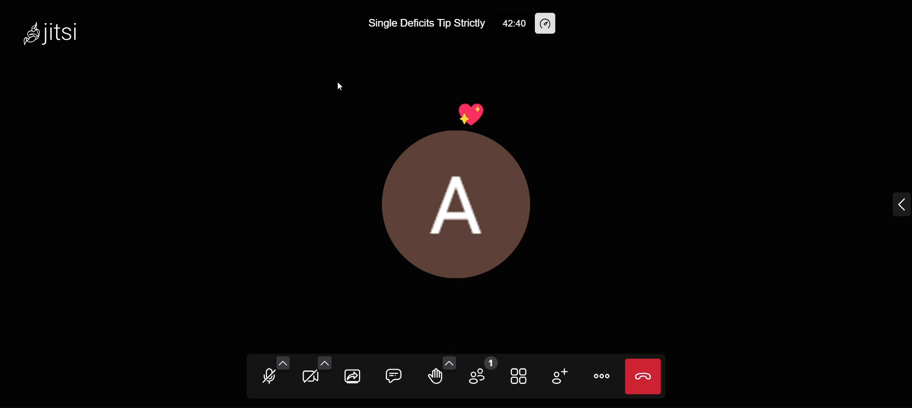 This screenshot has height=408, width=912. What do you see at coordinates (643, 376) in the screenshot?
I see `End Meeting` at bounding box center [643, 376].